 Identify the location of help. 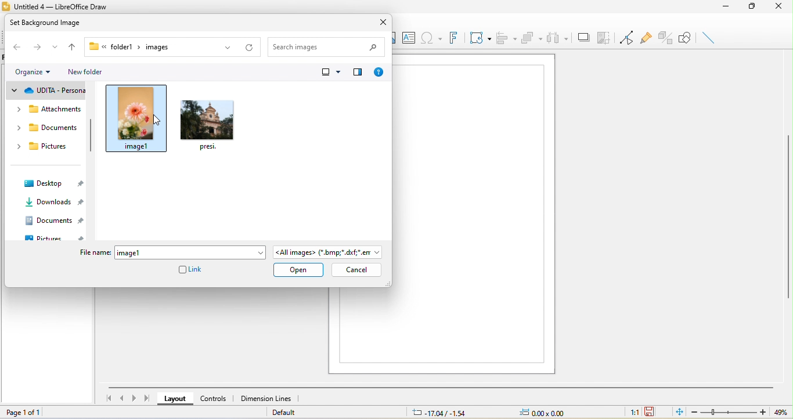
(379, 75).